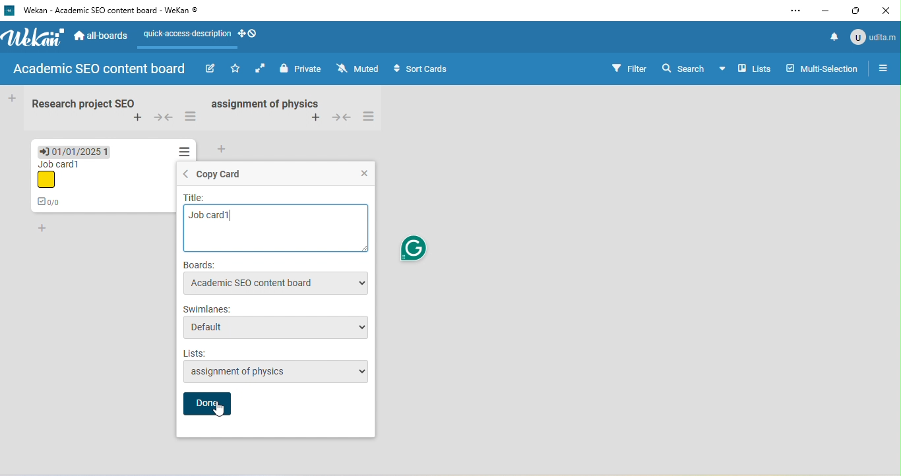  What do you see at coordinates (693, 67) in the screenshot?
I see `search` at bounding box center [693, 67].